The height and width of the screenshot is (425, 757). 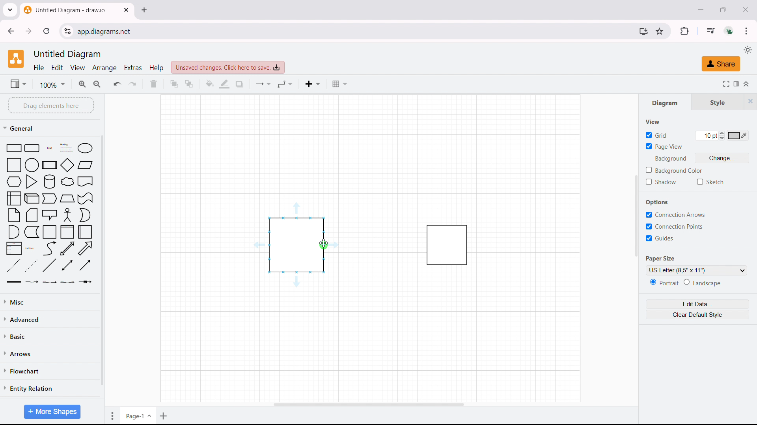 What do you see at coordinates (369, 405) in the screenshot?
I see `horizontal scrollbar` at bounding box center [369, 405].